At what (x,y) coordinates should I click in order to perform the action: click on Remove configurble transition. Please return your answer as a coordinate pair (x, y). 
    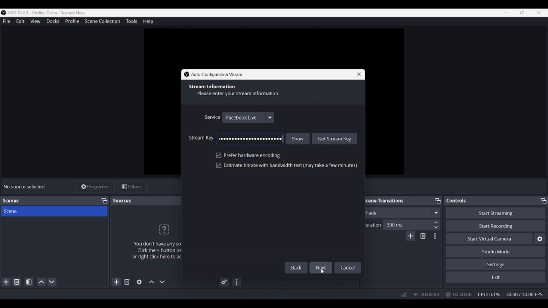
    Looking at the image, I should click on (423, 236).